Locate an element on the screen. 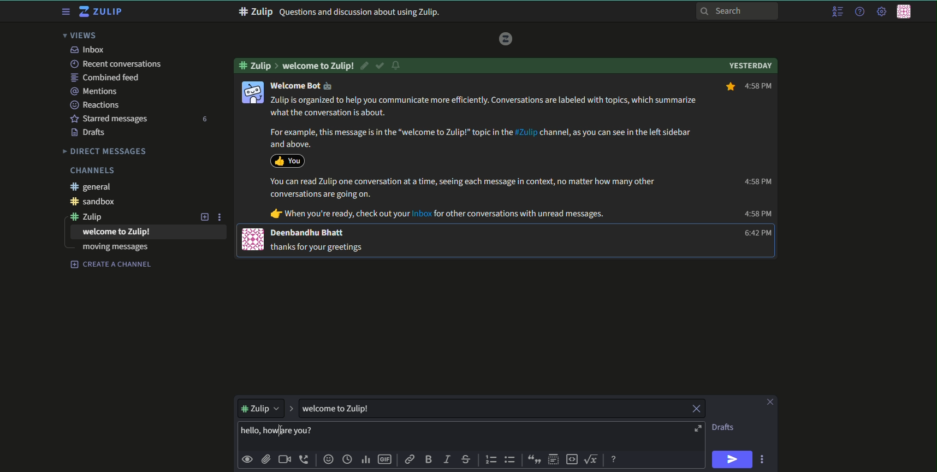  math is located at coordinates (593, 458).